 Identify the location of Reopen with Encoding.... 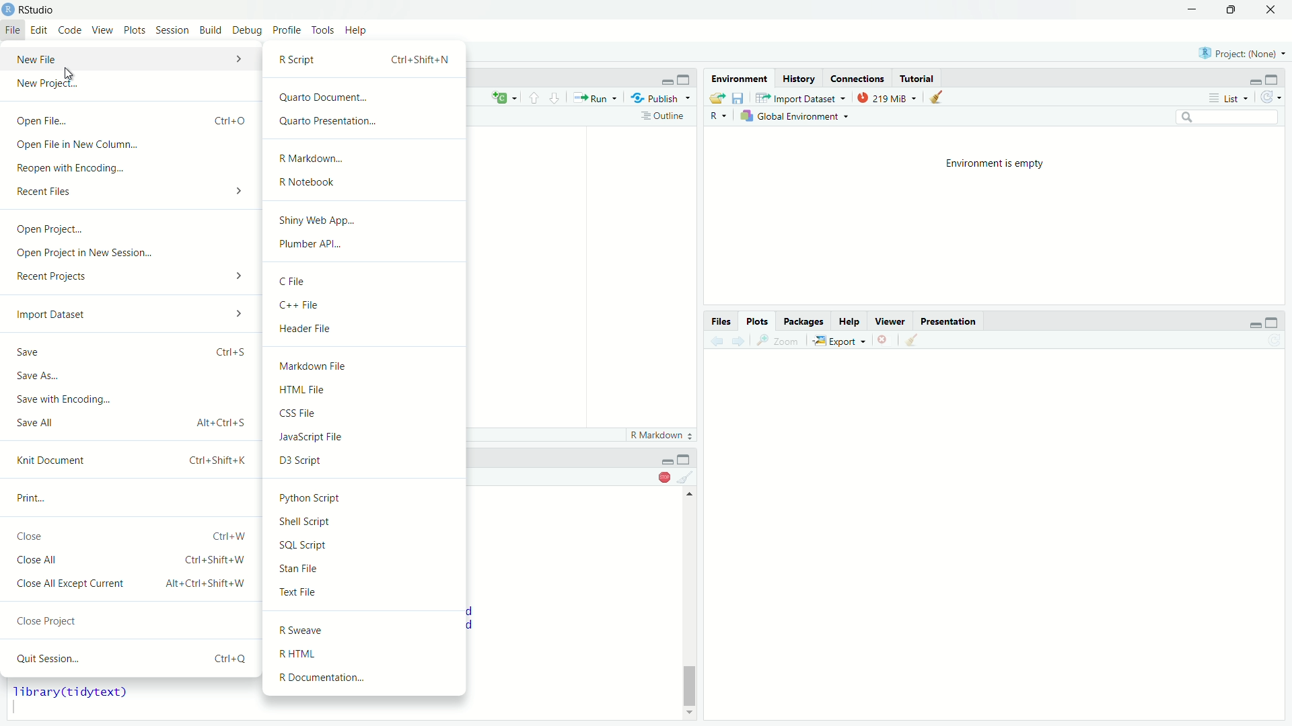
(133, 167).